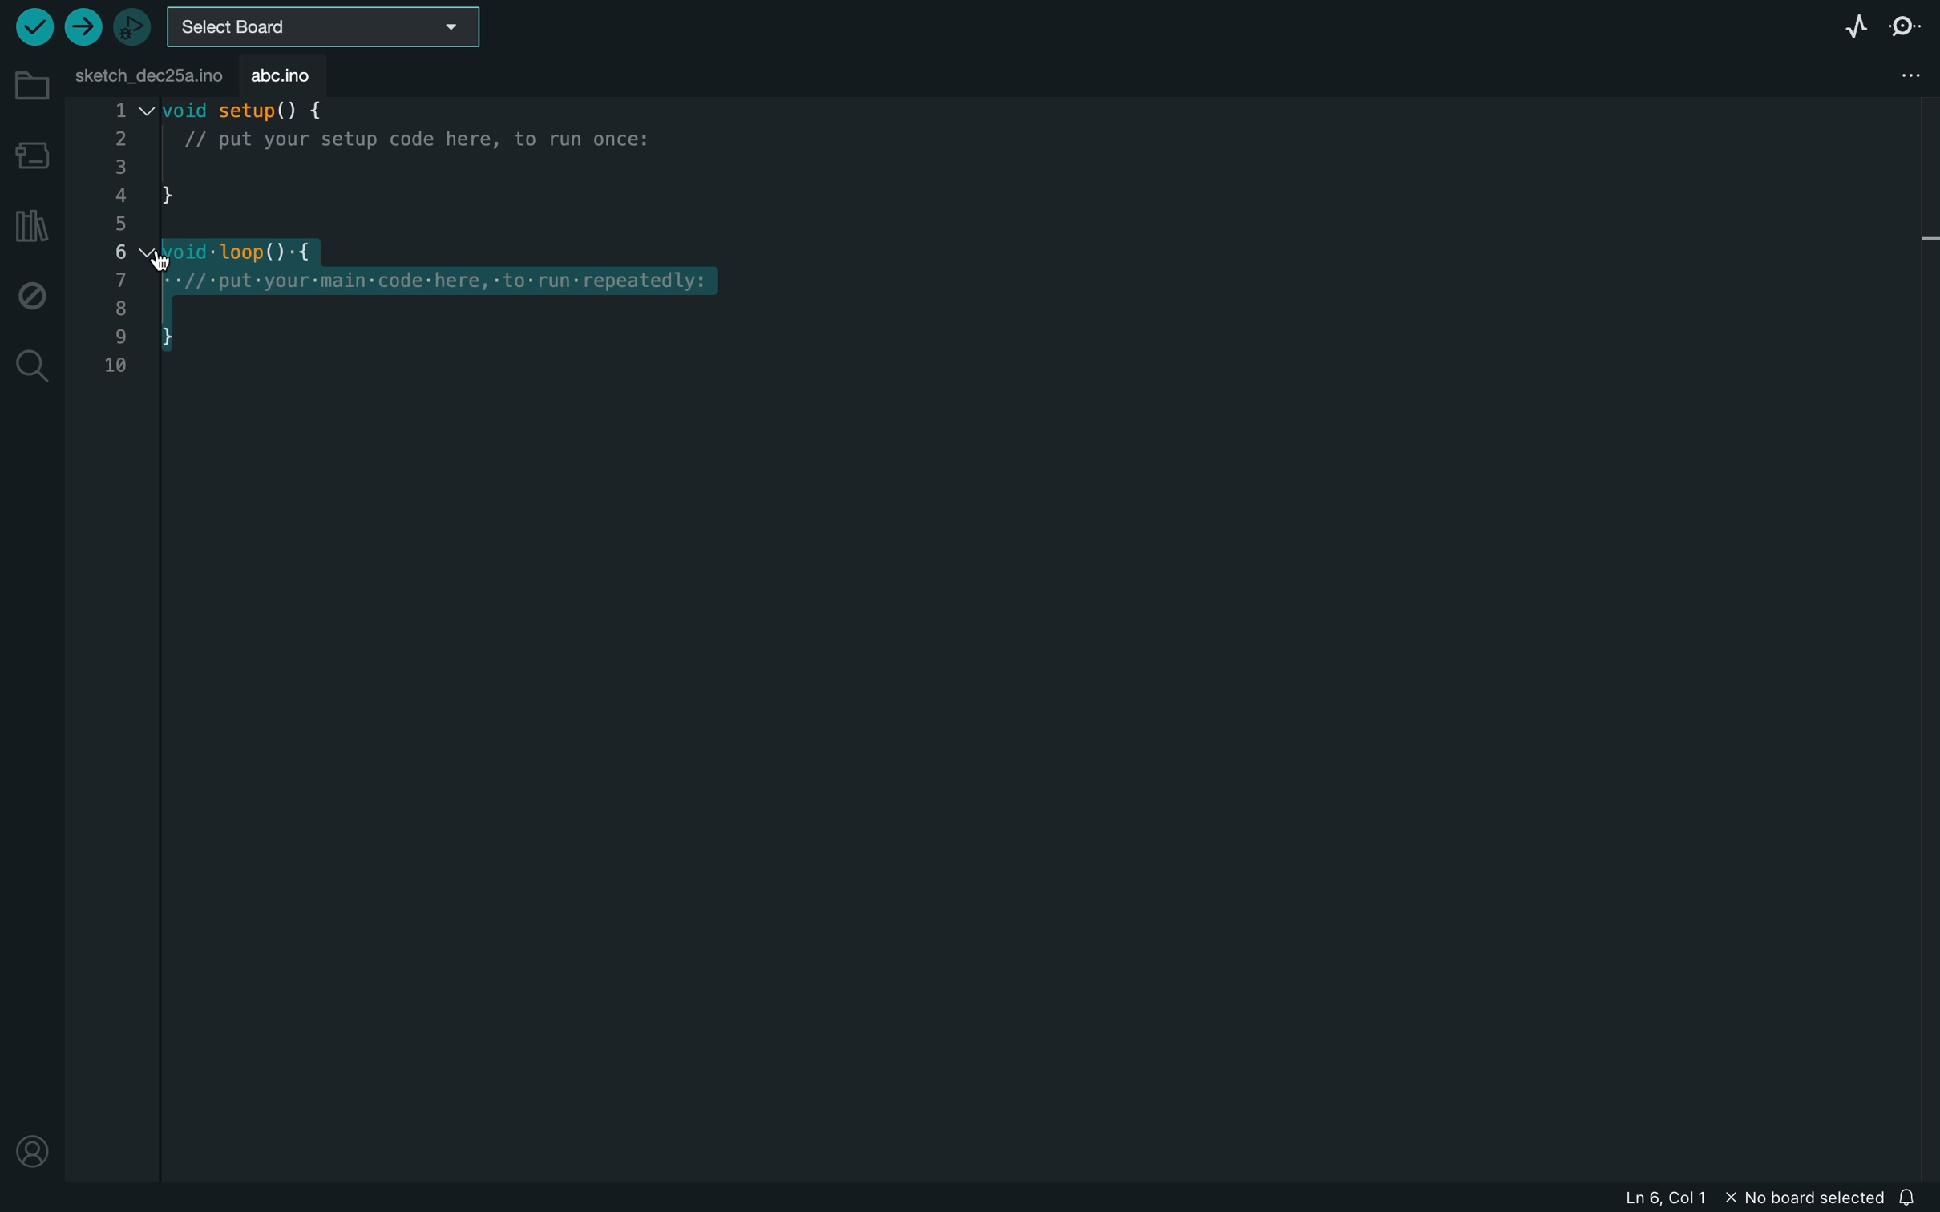 The image size is (1940, 1212). I want to click on board selecter, so click(326, 26).